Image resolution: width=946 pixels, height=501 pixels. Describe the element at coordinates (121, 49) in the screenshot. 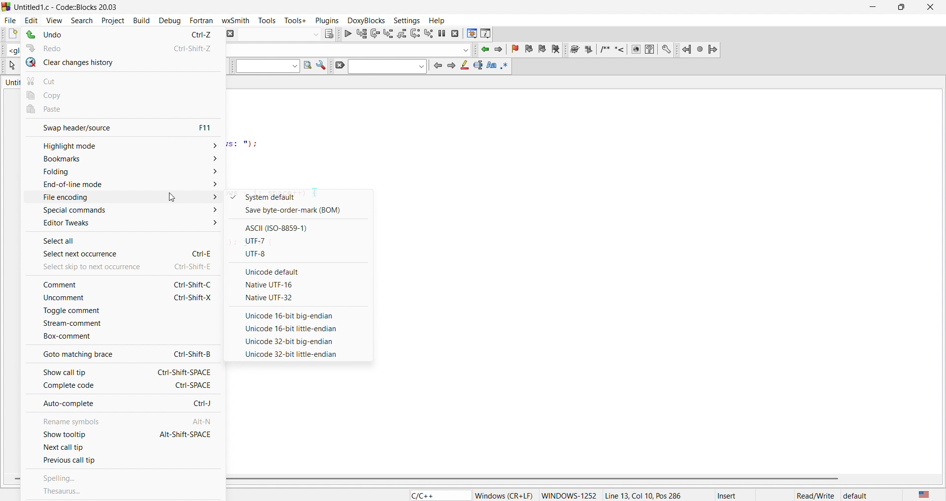

I see `redo` at that location.